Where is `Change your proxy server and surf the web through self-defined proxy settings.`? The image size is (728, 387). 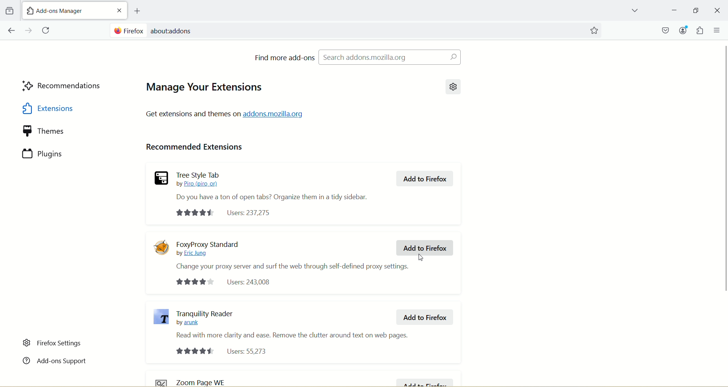 Change your proxy server and surf the web through self-defined proxy settings. is located at coordinates (293, 267).